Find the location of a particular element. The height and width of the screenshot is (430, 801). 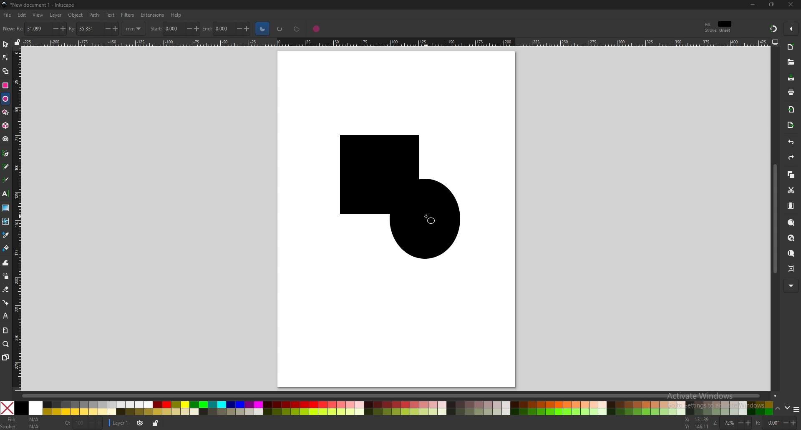

toggle is located at coordinates (140, 423).